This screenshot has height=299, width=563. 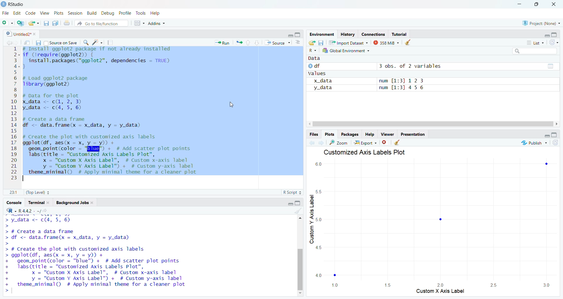 What do you see at coordinates (339, 142) in the screenshot?
I see `zoom` at bounding box center [339, 142].